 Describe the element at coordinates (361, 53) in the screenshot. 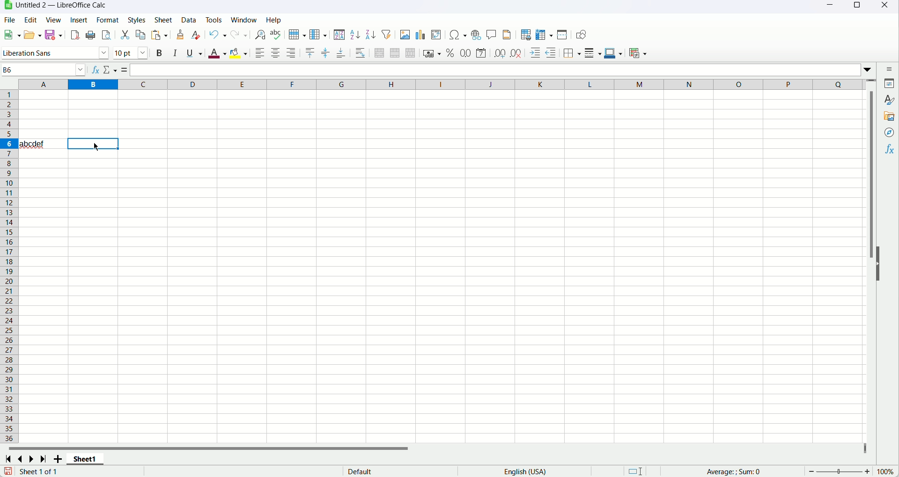

I see `wrap text` at that location.